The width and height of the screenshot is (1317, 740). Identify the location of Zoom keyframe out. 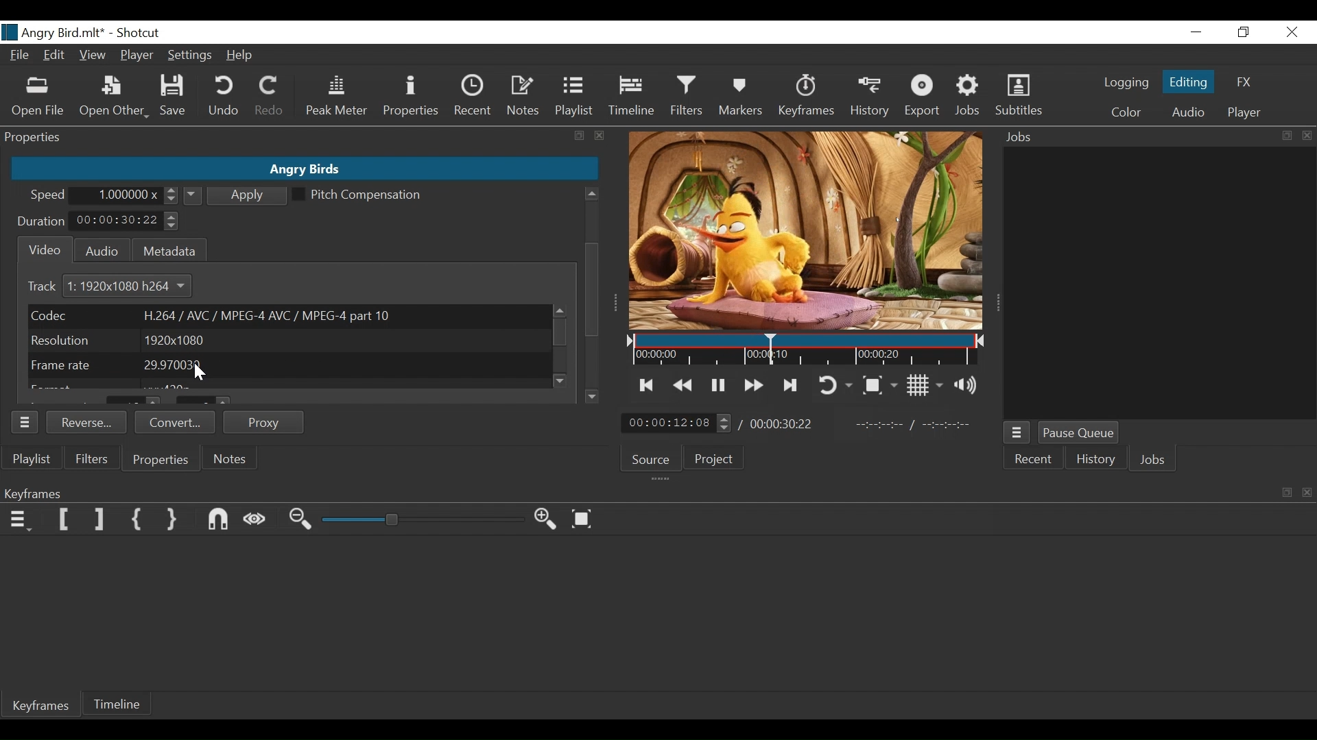
(302, 521).